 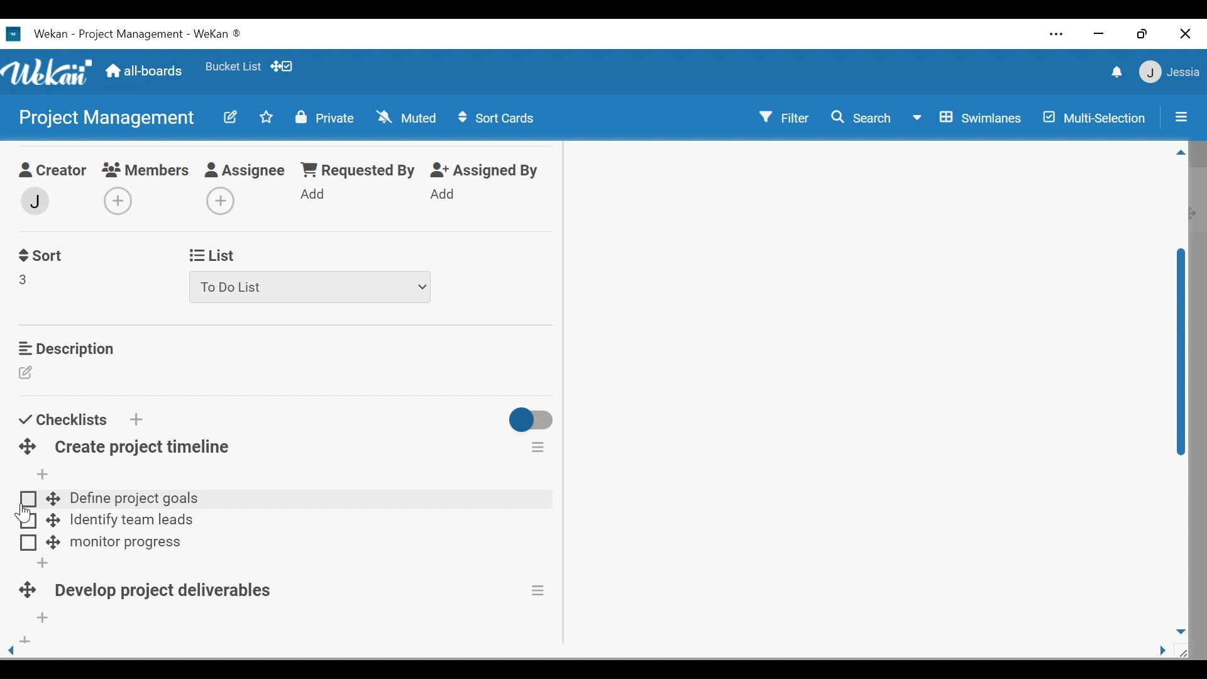 I want to click on Requested by, so click(x=356, y=170).